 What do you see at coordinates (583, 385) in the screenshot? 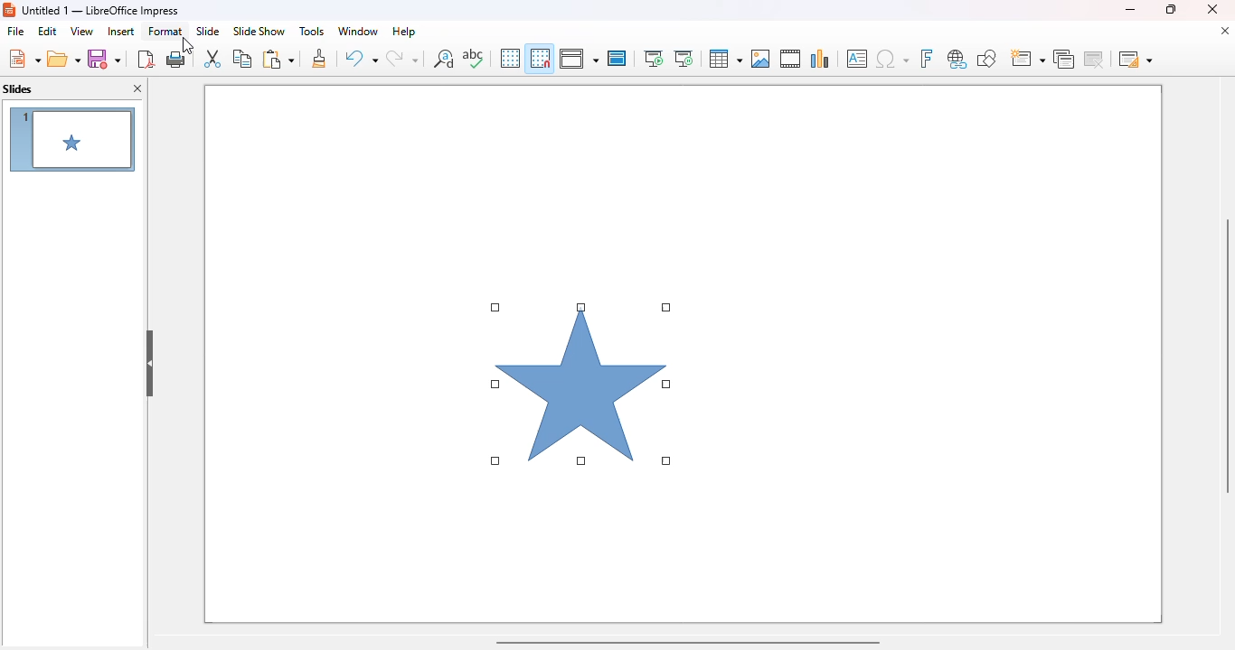
I see `shape inserted` at bounding box center [583, 385].